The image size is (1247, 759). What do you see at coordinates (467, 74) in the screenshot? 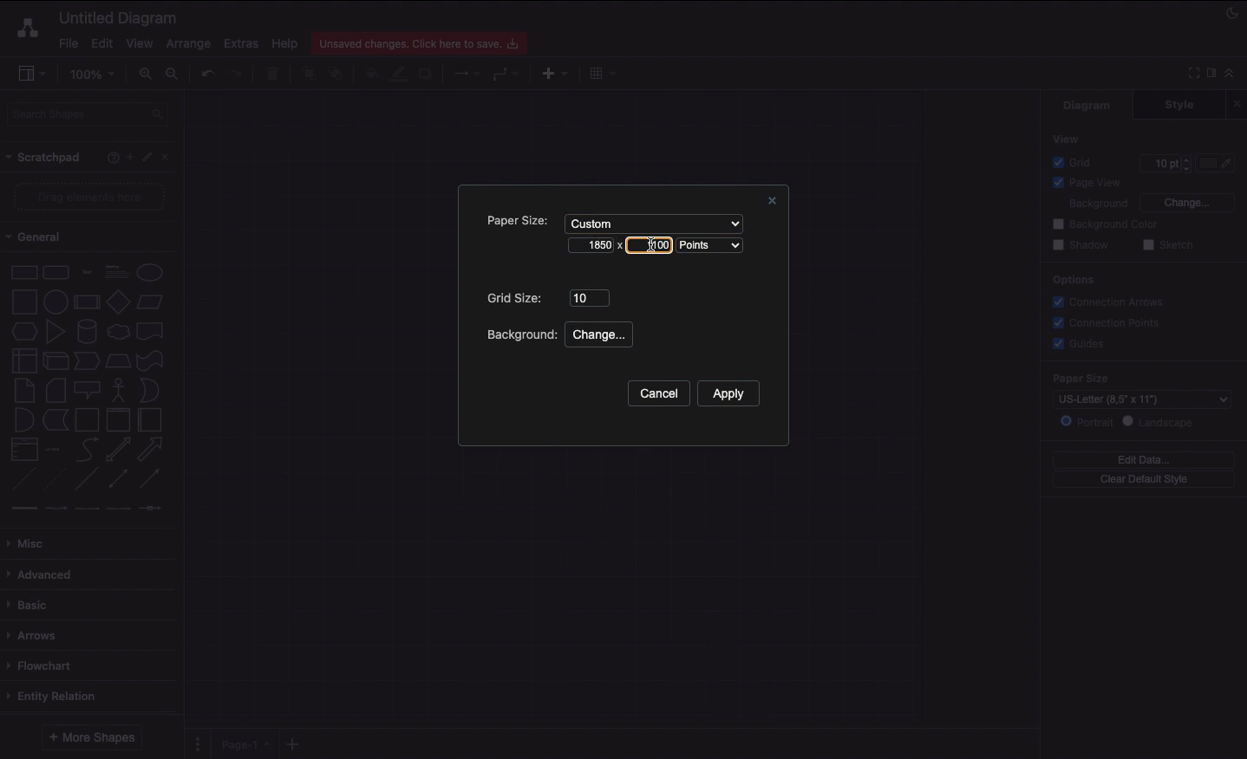
I see `Connection ` at bounding box center [467, 74].